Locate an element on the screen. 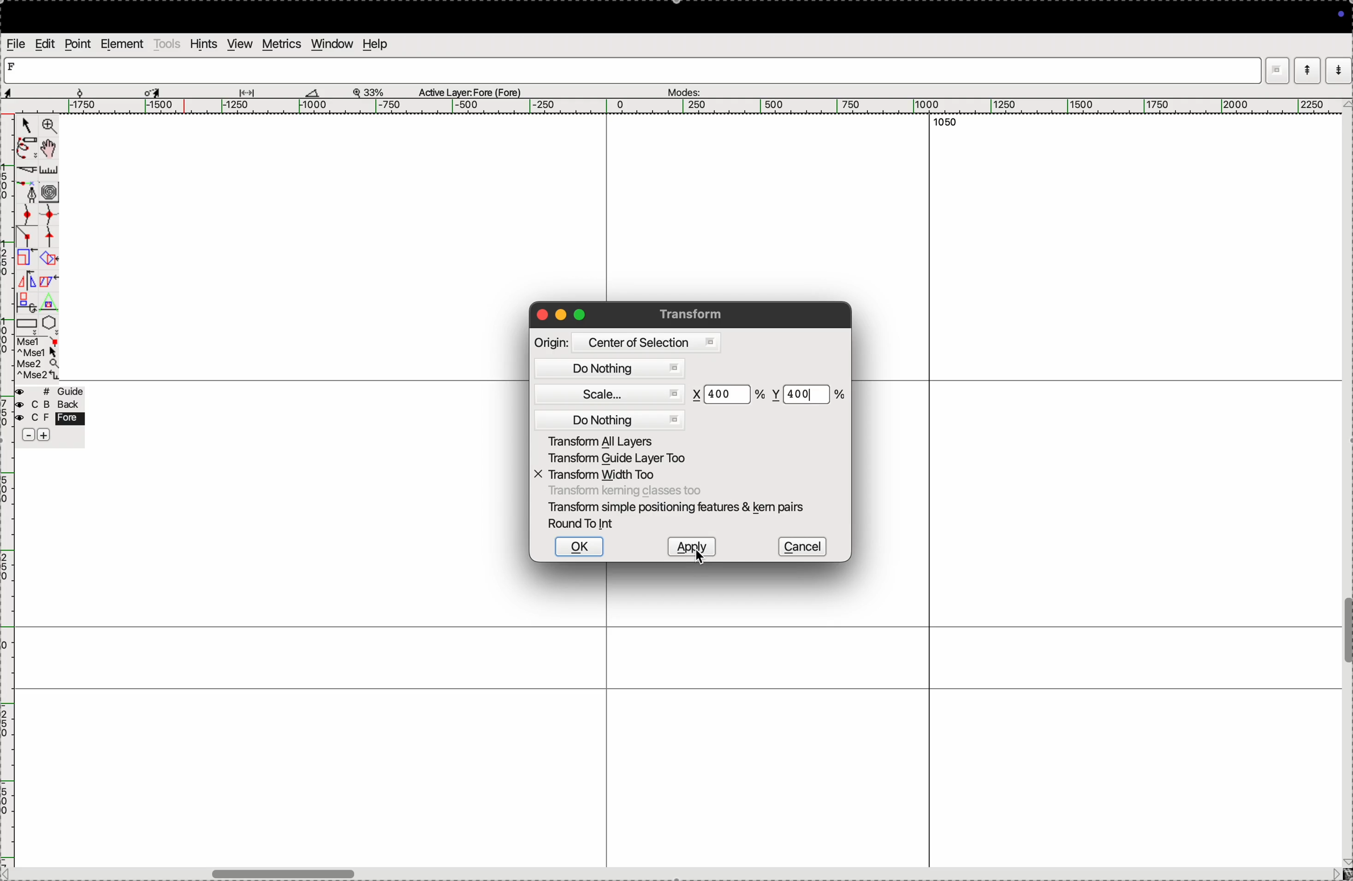 This screenshot has width=1353, height=881. cut is located at coordinates (27, 172).